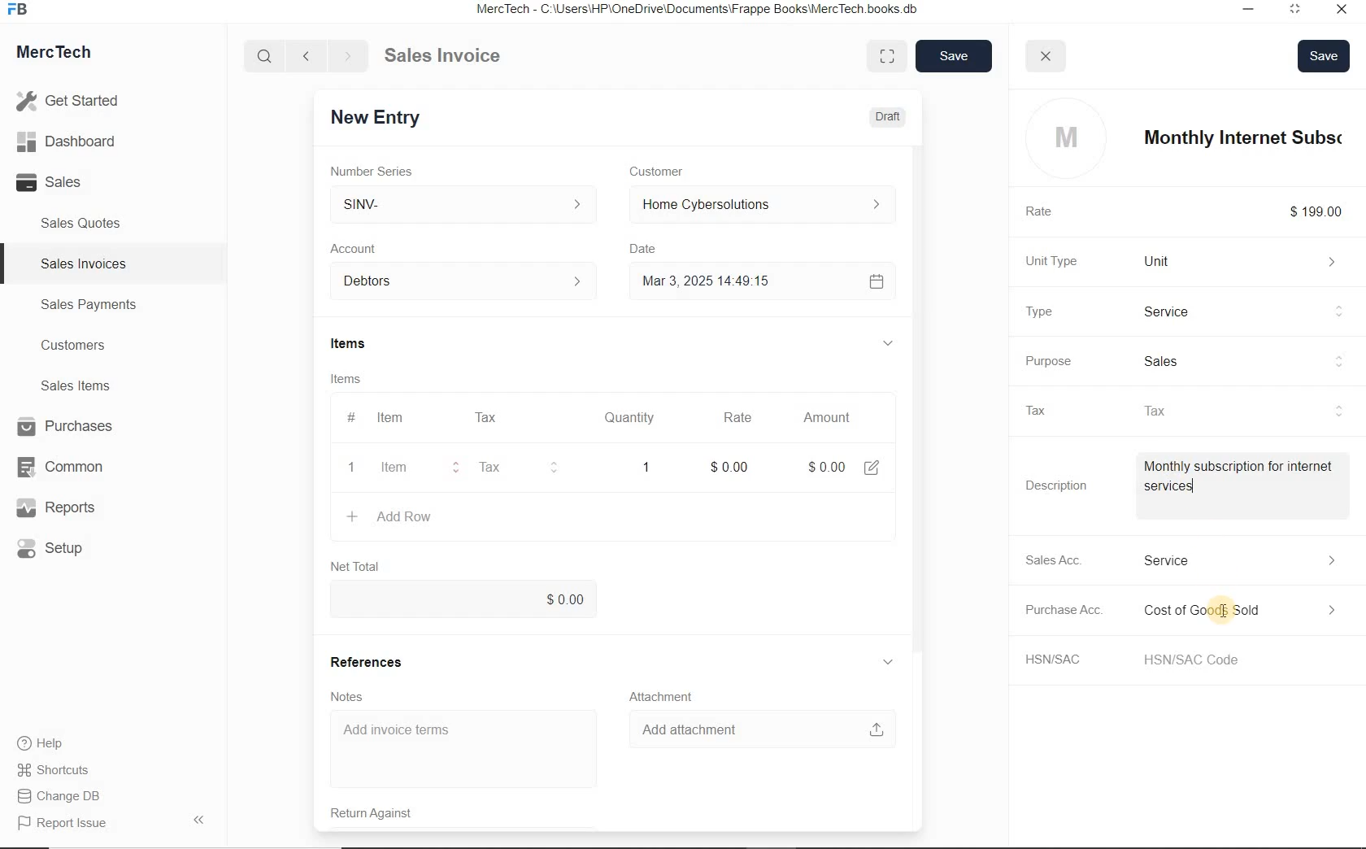  Describe the element at coordinates (889, 57) in the screenshot. I see `Toggle between form and full width` at that location.